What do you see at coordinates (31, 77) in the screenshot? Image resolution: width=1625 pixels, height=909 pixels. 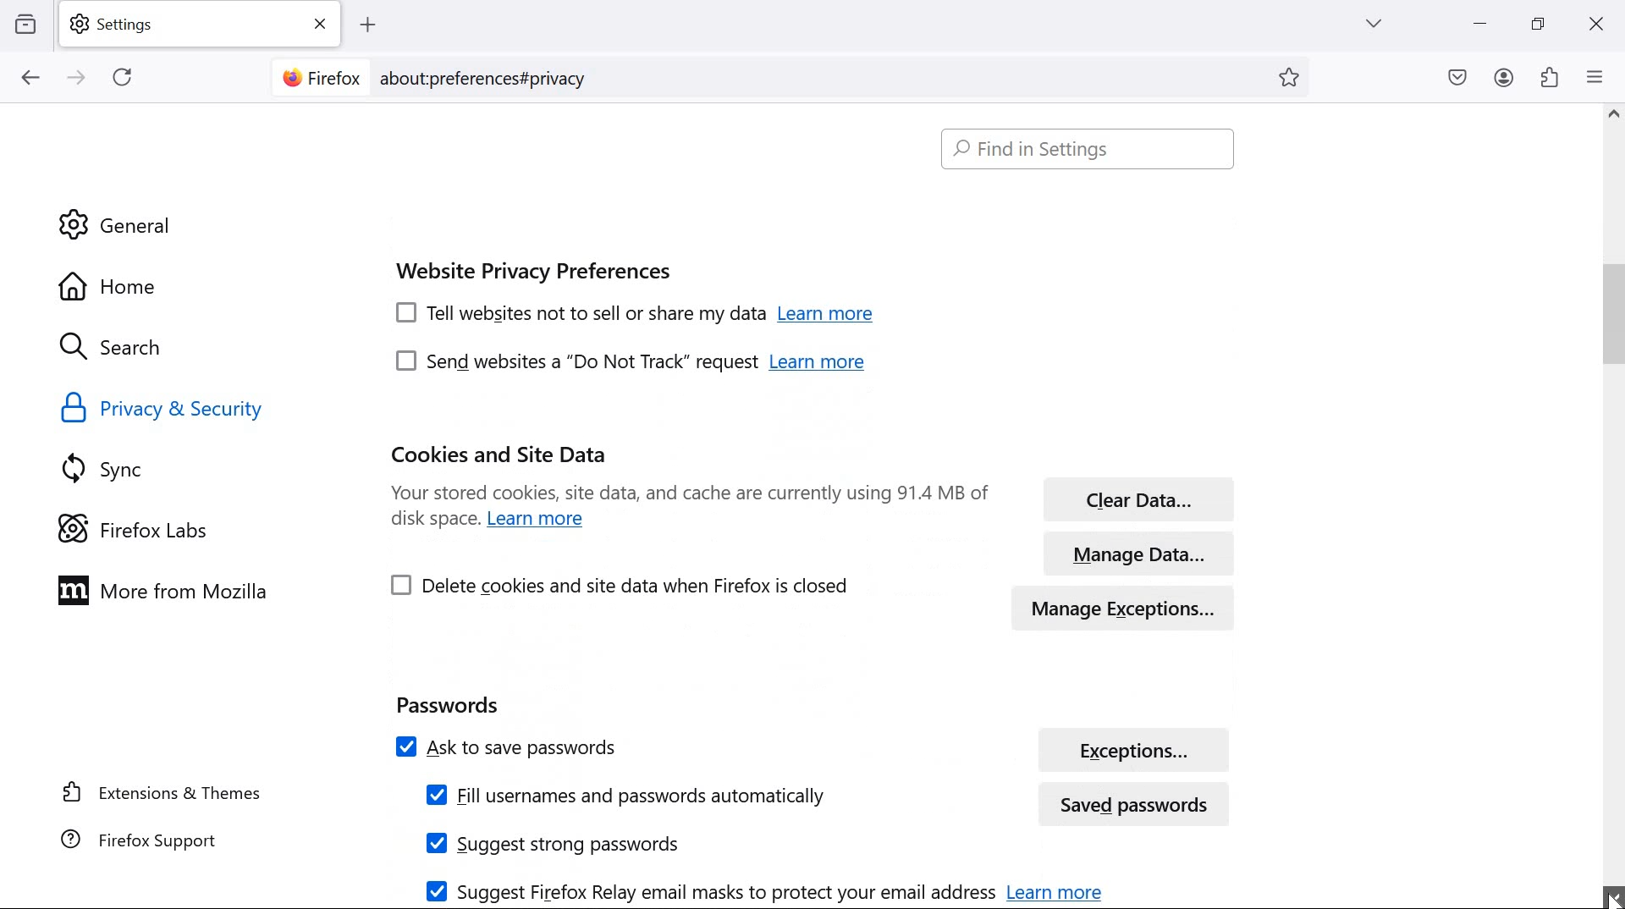 I see `go back one page` at bounding box center [31, 77].